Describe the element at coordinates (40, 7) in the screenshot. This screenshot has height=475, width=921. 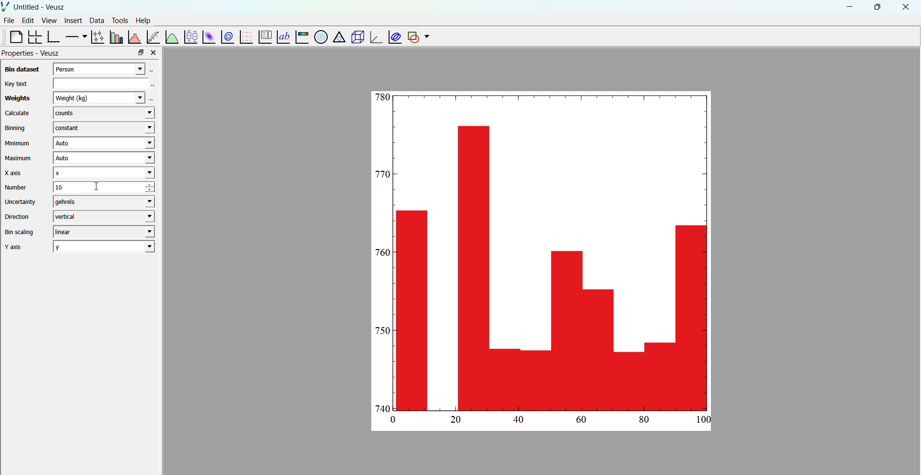
I see `Untitled - Veusz` at that location.